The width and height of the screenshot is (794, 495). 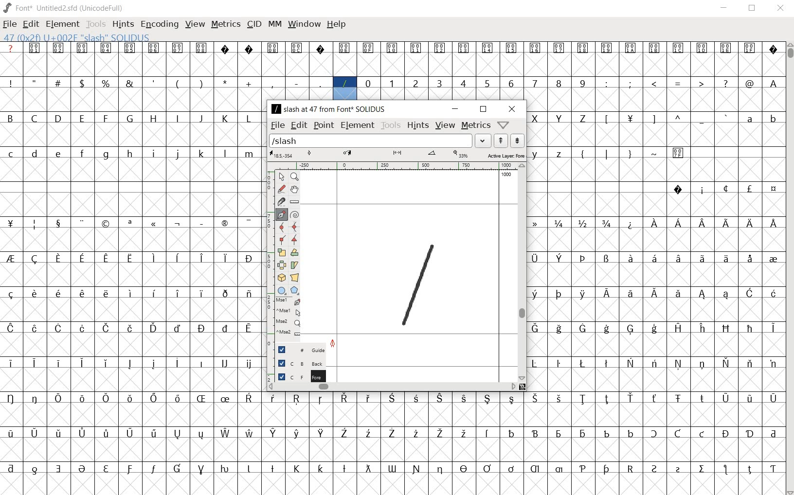 What do you see at coordinates (295, 347) in the screenshot?
I see `guide` at bounding box center [295, 347].